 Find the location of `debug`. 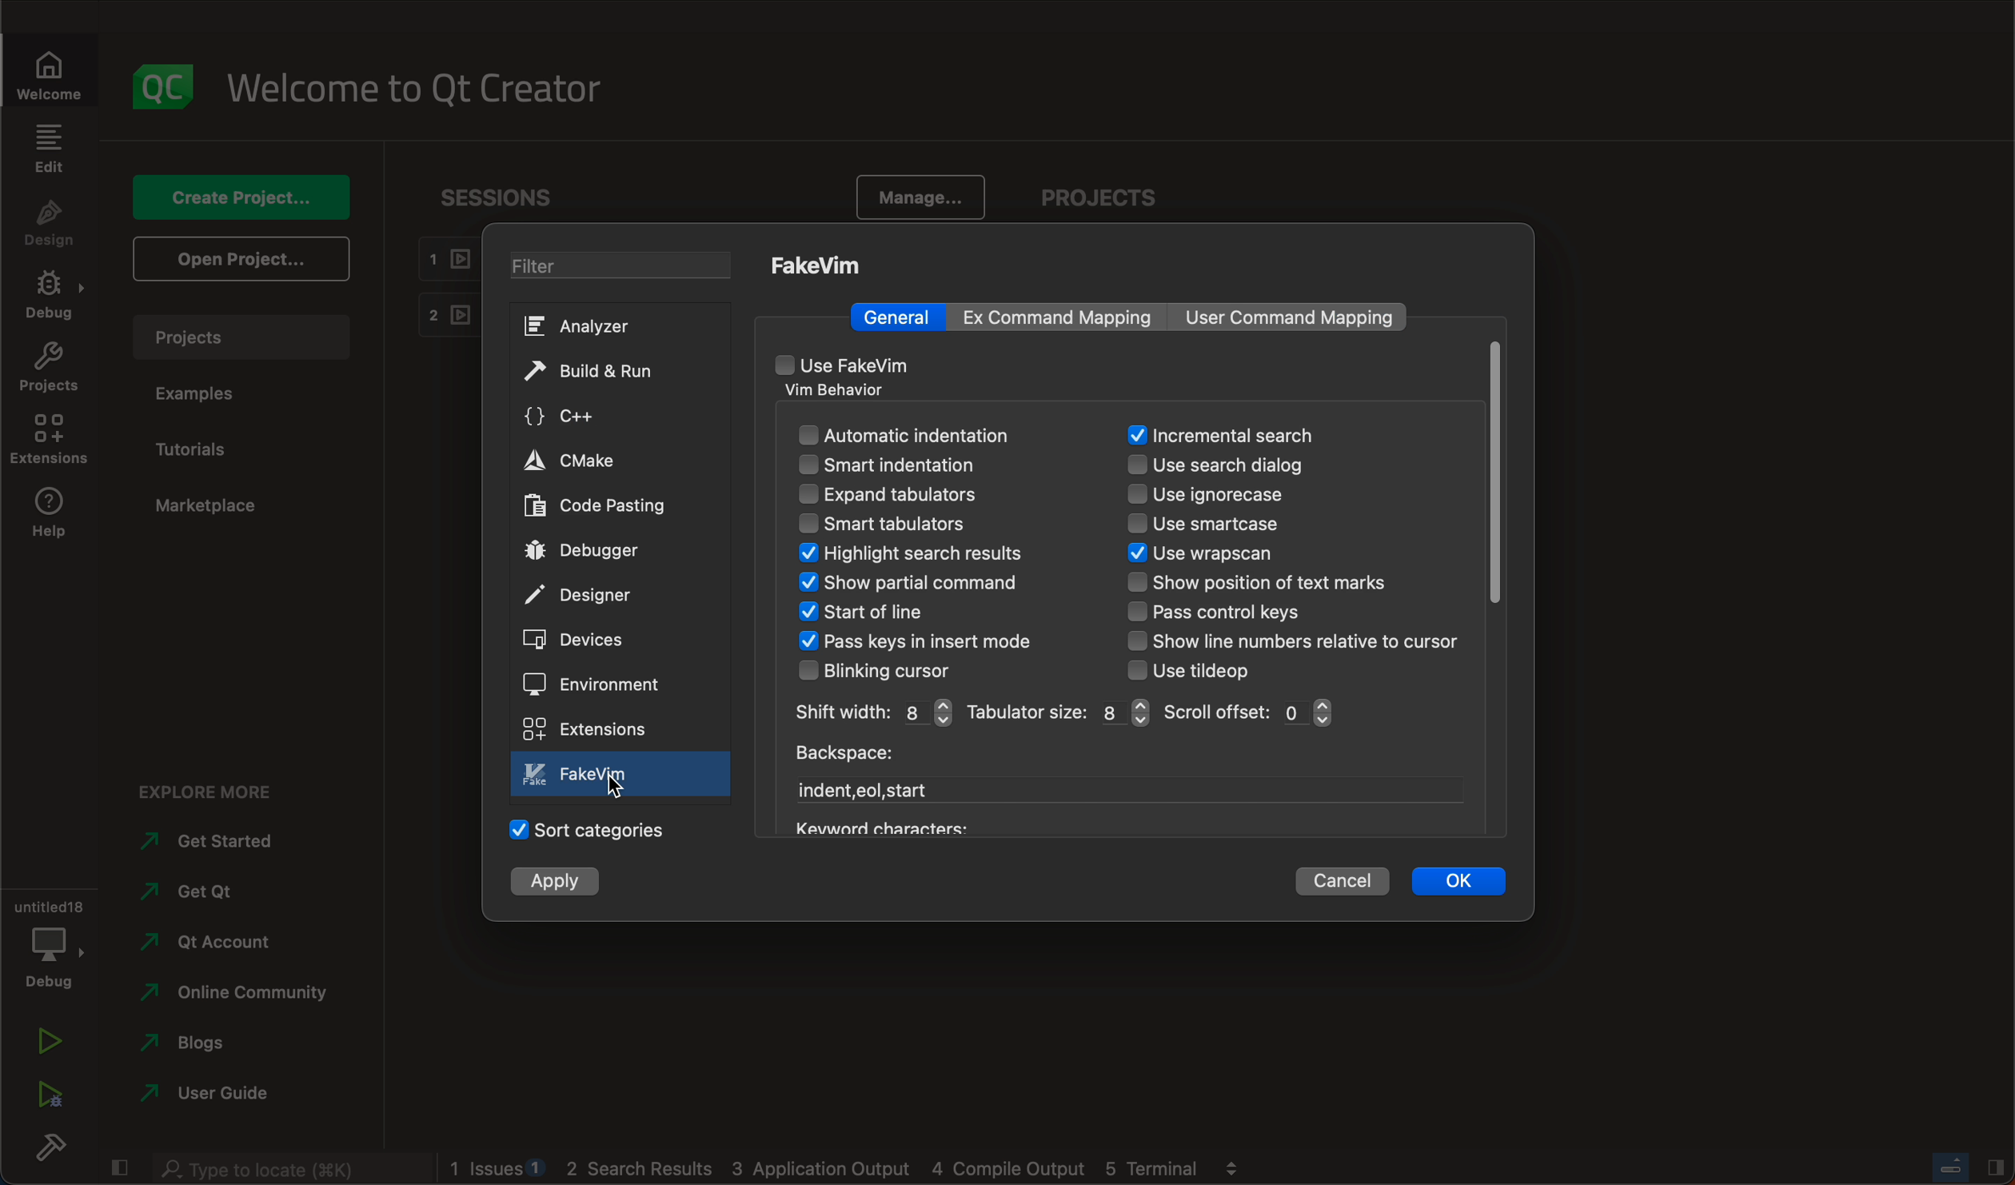

debug is located at coordinates (51, 940).